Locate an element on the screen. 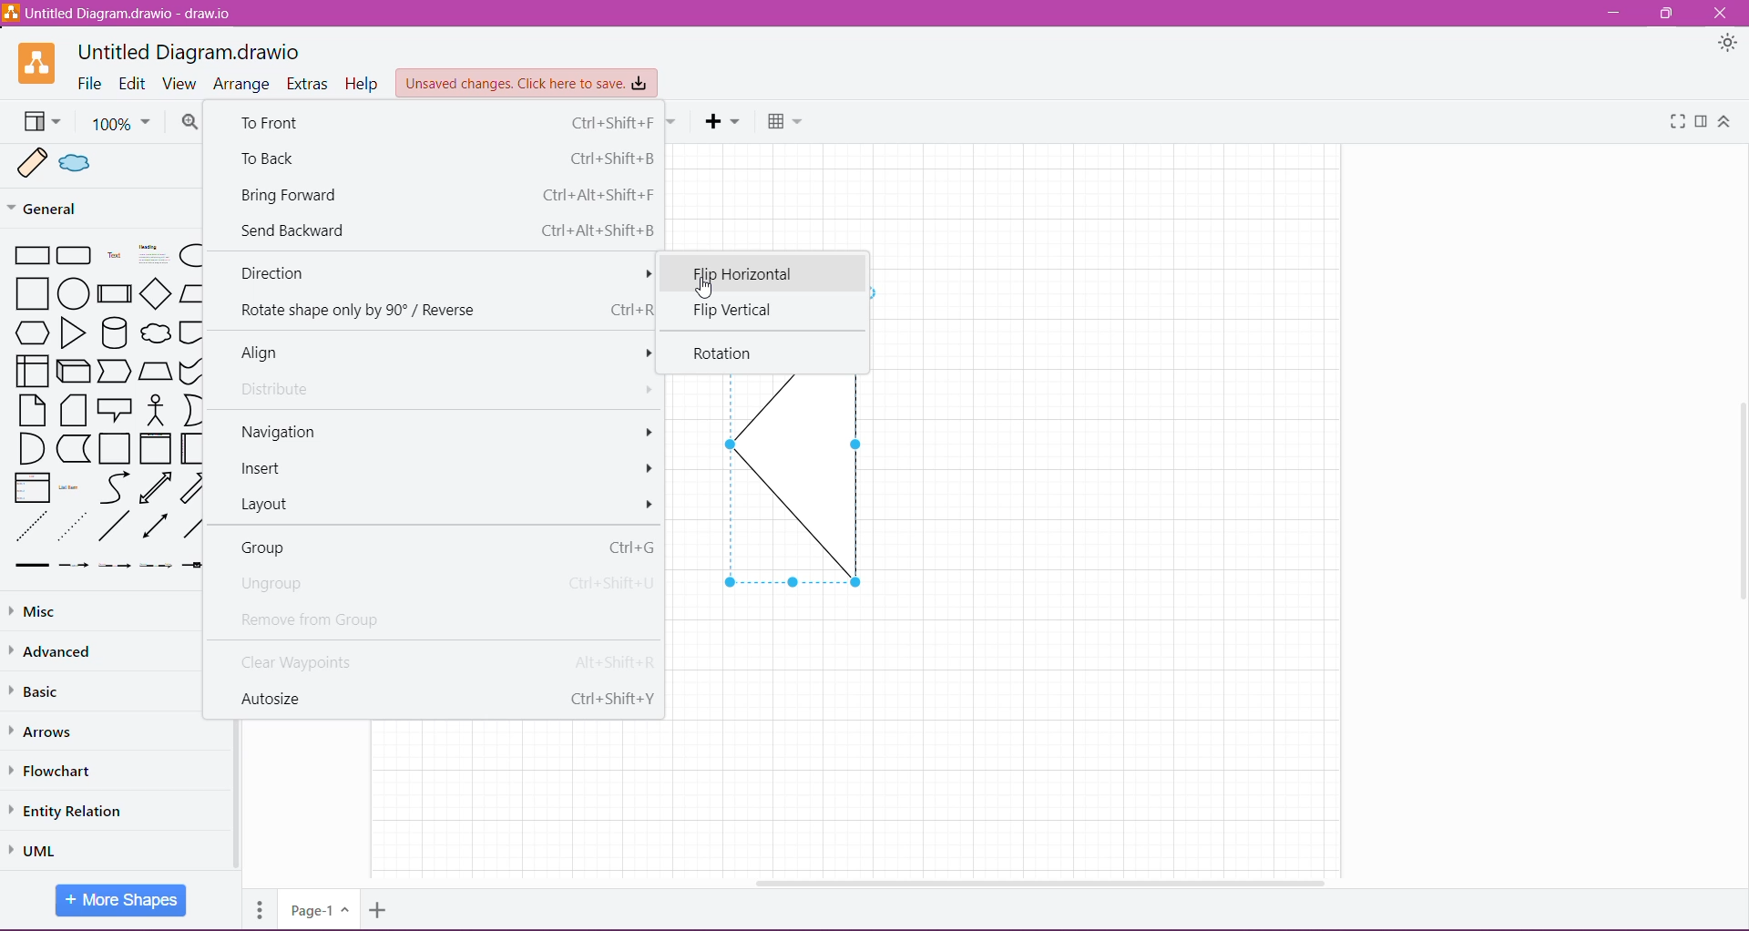  Flip Horizontal is located at coordinates (746, 272).